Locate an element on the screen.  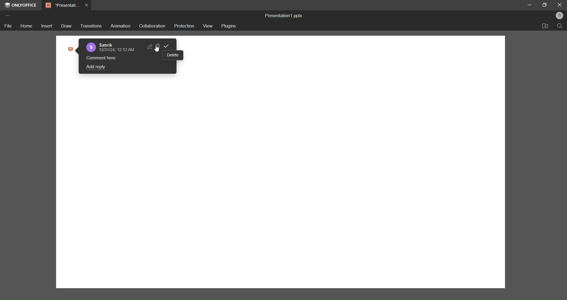
add reply is located at coordinates (95, 67).